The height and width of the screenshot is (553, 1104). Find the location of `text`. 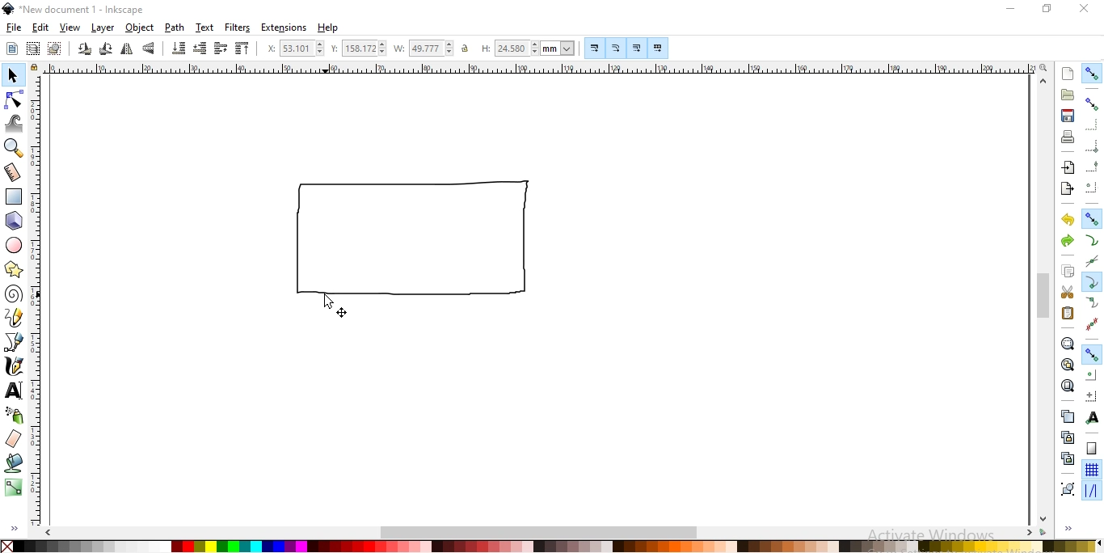

text is located at coordinates (205, 26).